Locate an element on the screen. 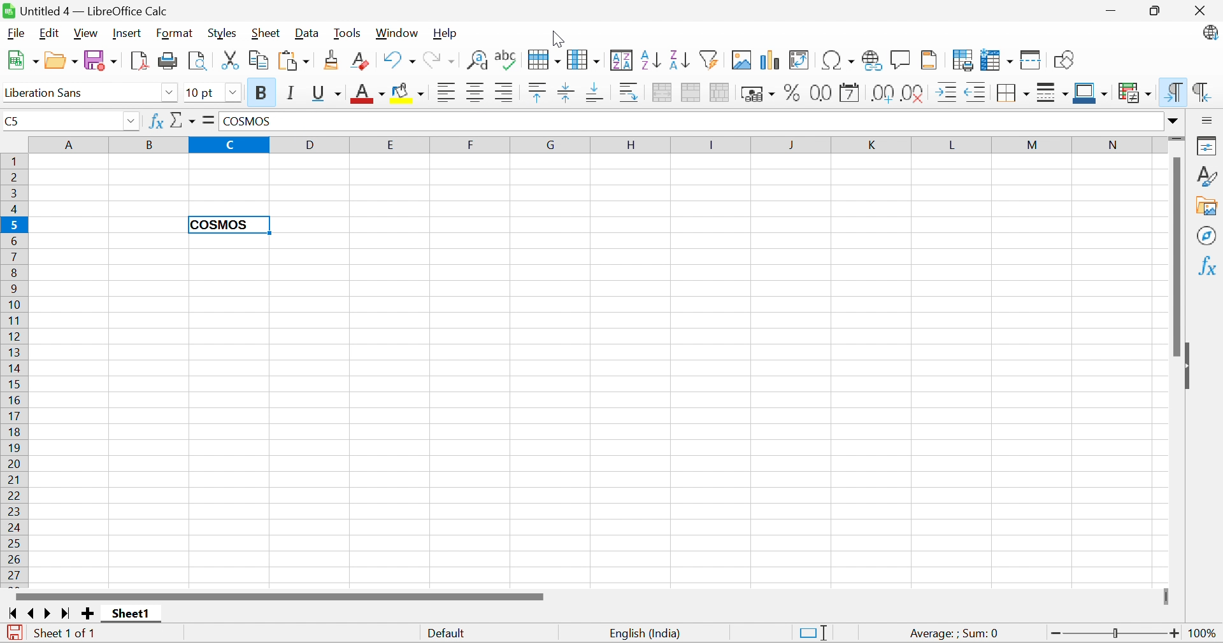  Copy is located at coordinates (261, 60).